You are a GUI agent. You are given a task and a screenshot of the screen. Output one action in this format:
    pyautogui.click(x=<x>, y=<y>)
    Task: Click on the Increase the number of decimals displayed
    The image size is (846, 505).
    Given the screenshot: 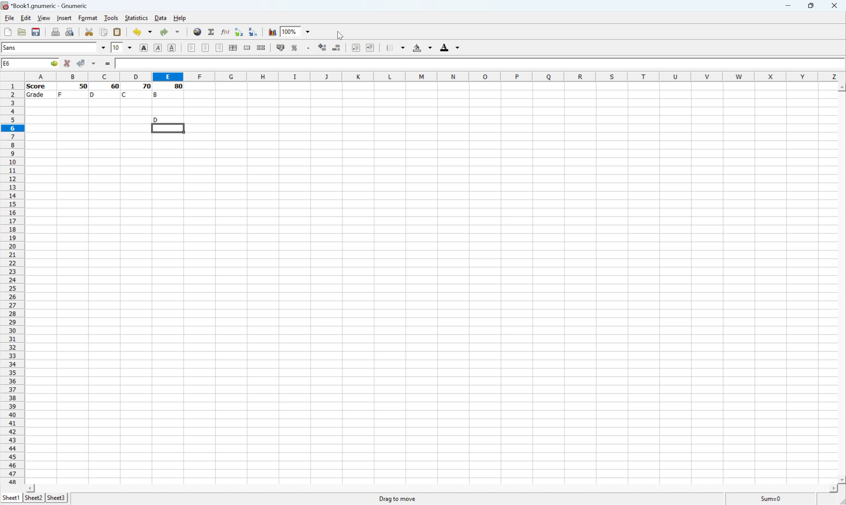 What is the action you would take?
    pyautogui.click(x=323, y=47)
    